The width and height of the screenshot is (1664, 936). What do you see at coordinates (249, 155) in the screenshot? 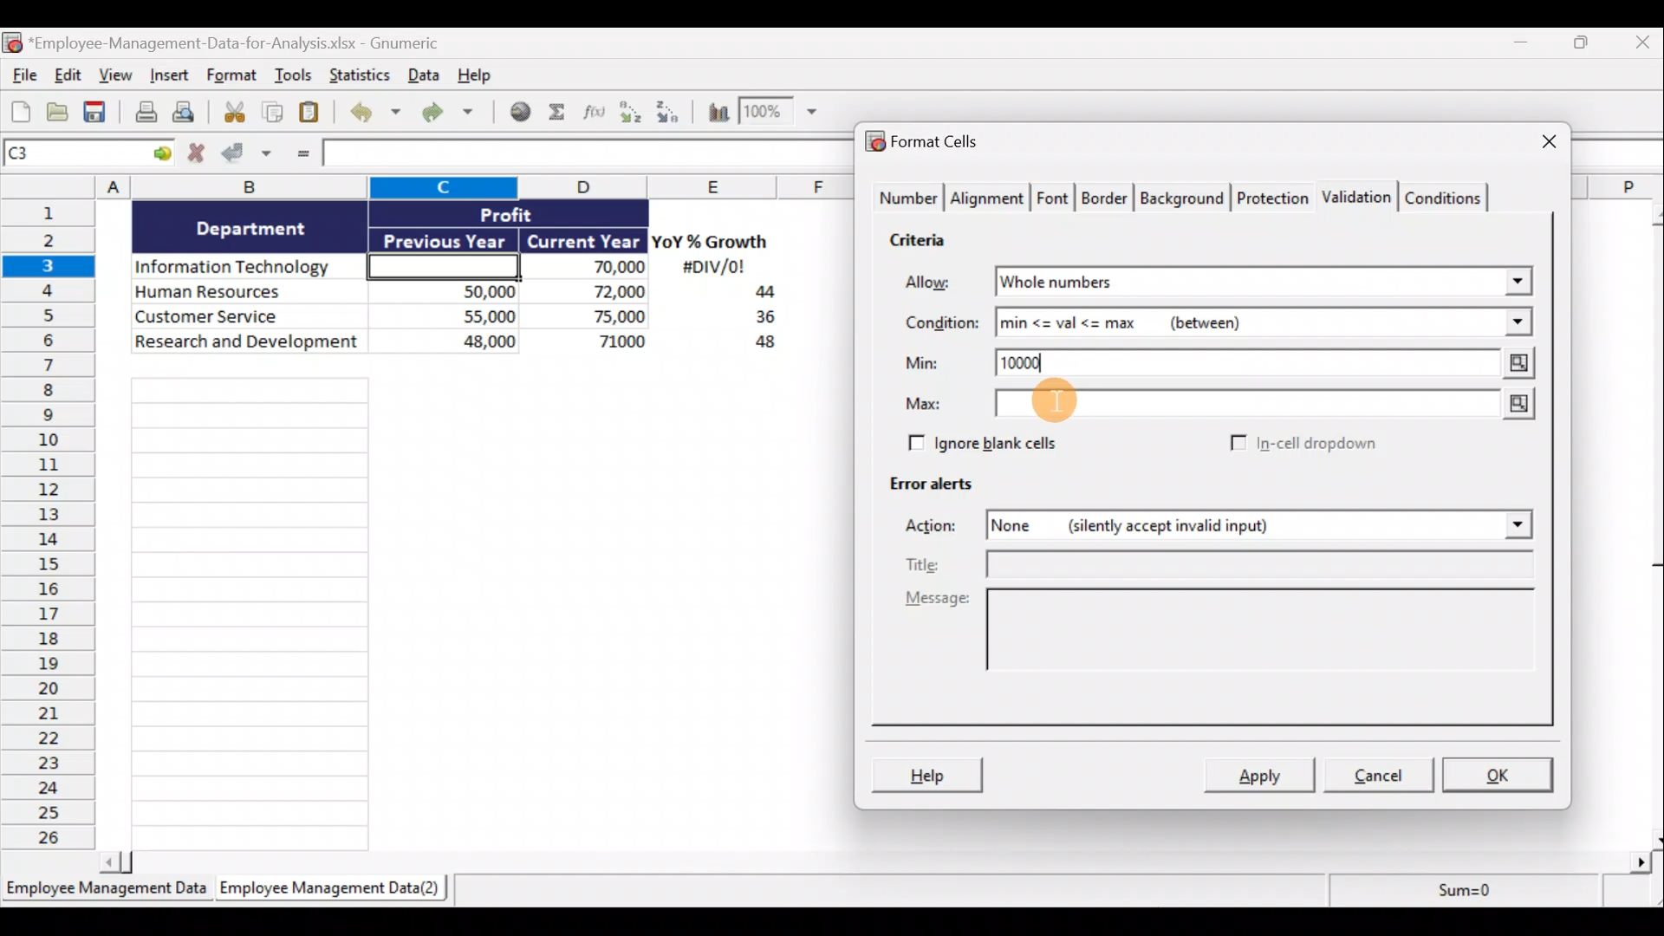
I see `Accept changes` at bounding box center [249, 155].